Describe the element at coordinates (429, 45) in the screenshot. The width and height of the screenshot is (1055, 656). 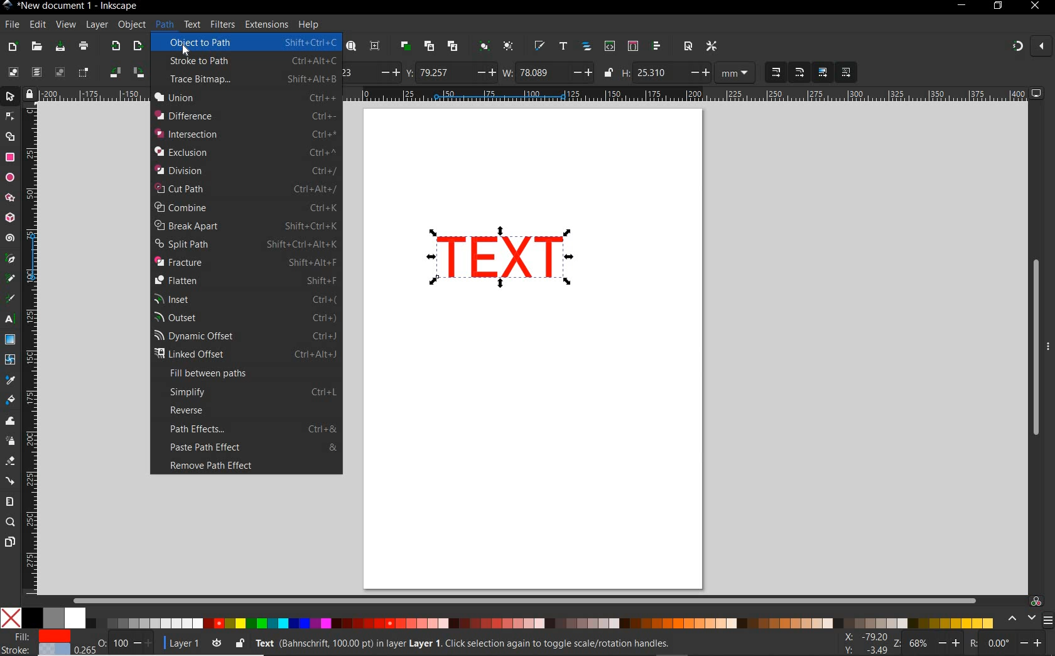
I see `CREATE CLONE` at that location.